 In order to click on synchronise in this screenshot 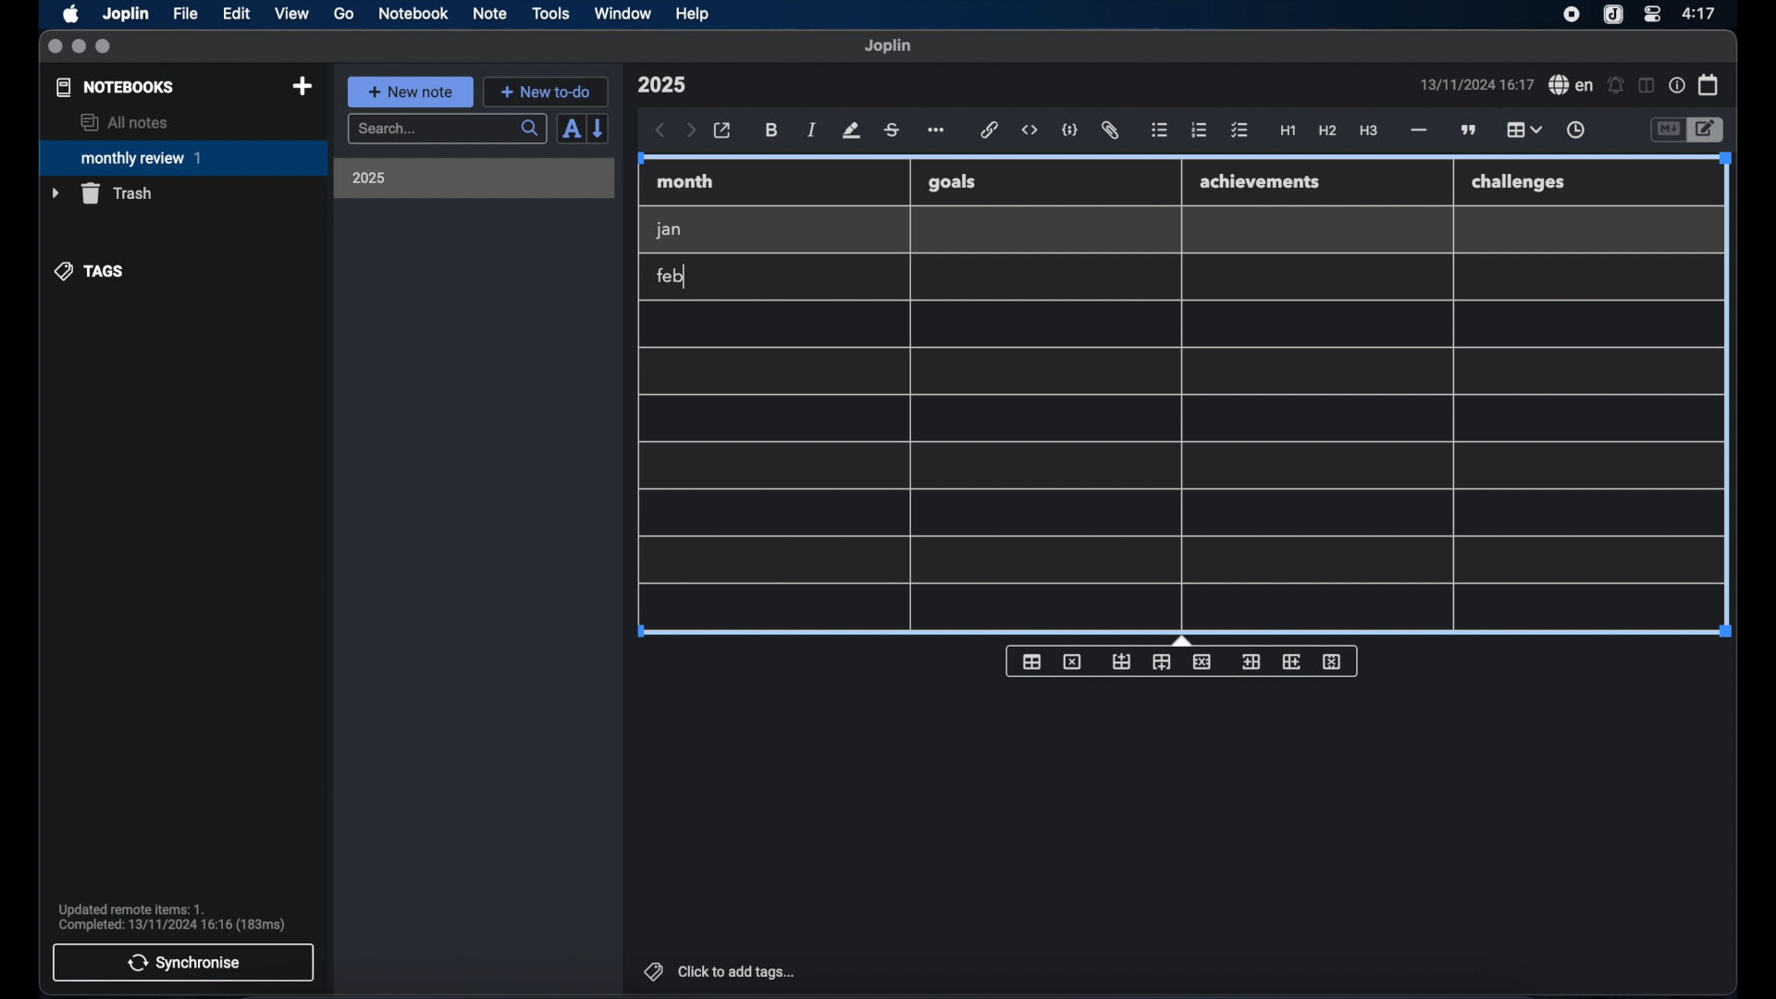, I will do `click(183, 962)`.